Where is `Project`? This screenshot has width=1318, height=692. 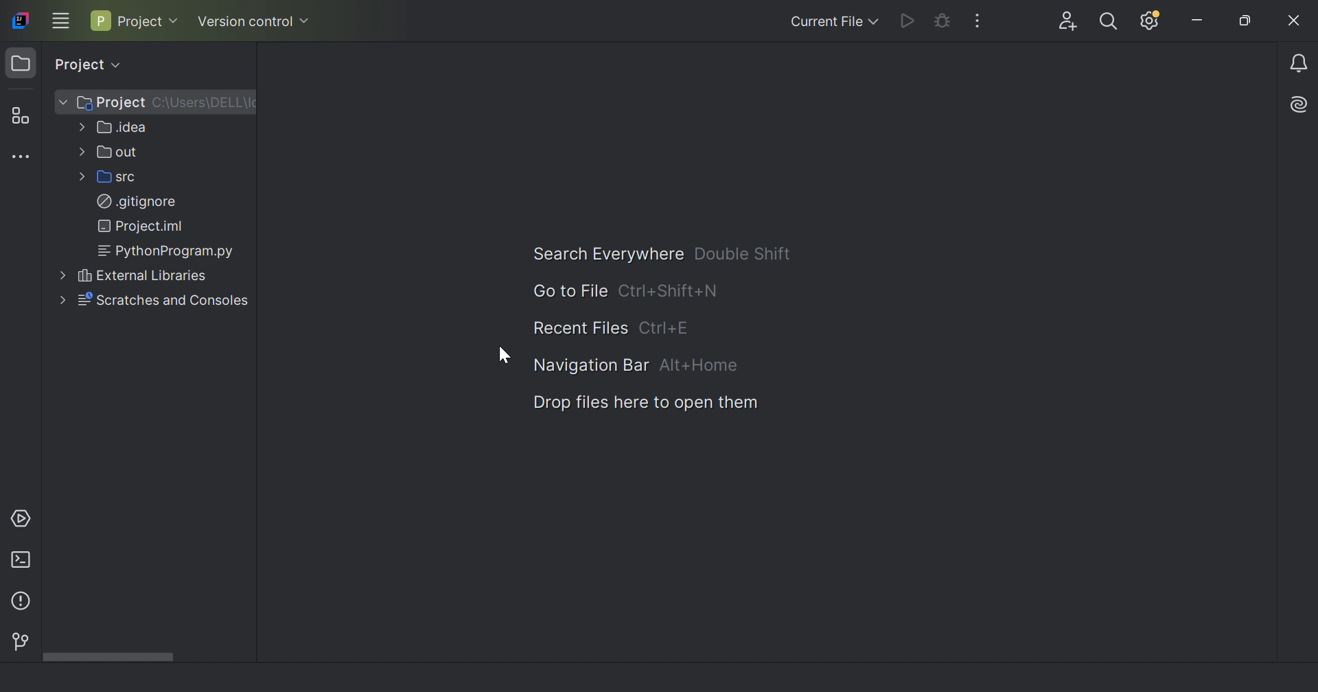
Project is located at coordinates (86, 62).